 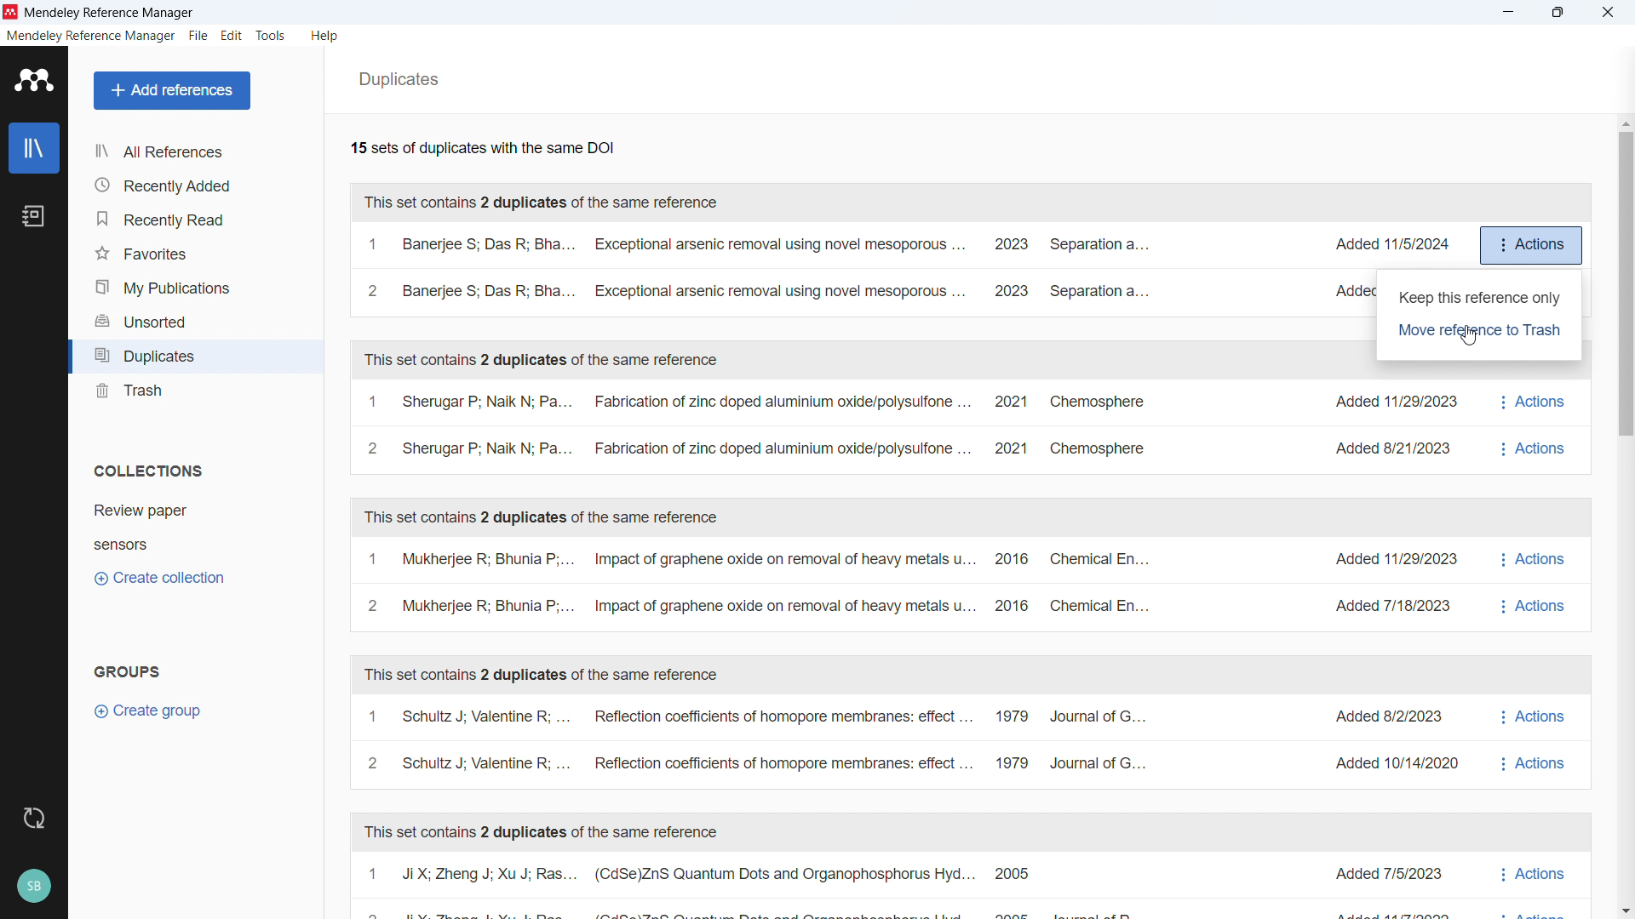 What do you see at coordinates (541, 833) in the screenshot?
I see `This set contains two duplicates of the same reference` at bounding box center [541, 833].